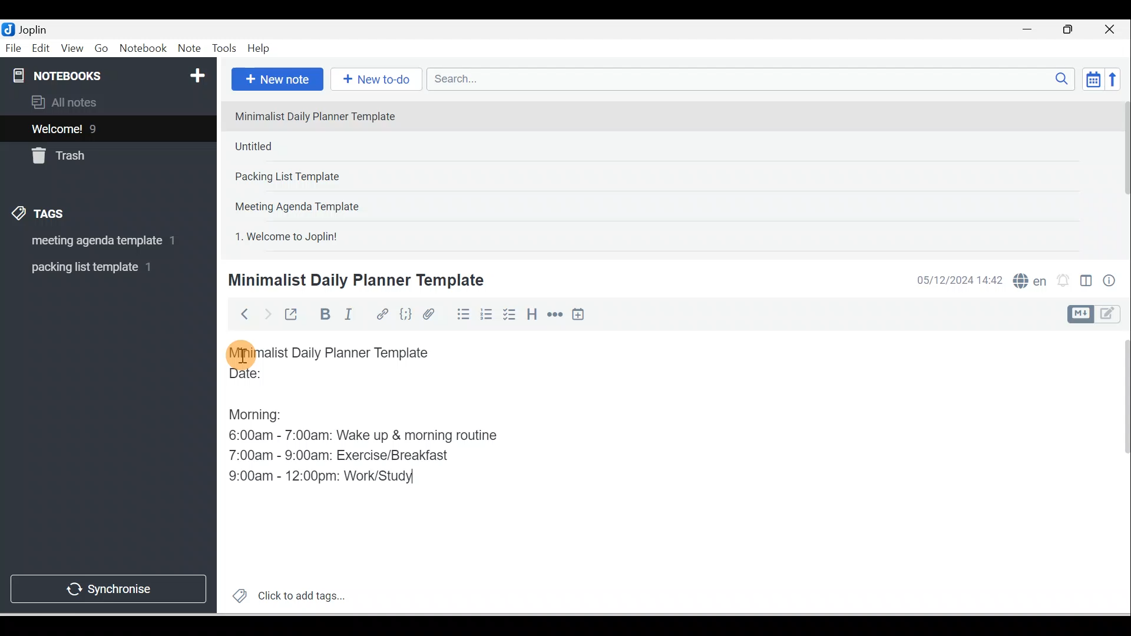 This screenshot has width=1131, height=636. I want to click on Bulleted list, so click(461, 314).